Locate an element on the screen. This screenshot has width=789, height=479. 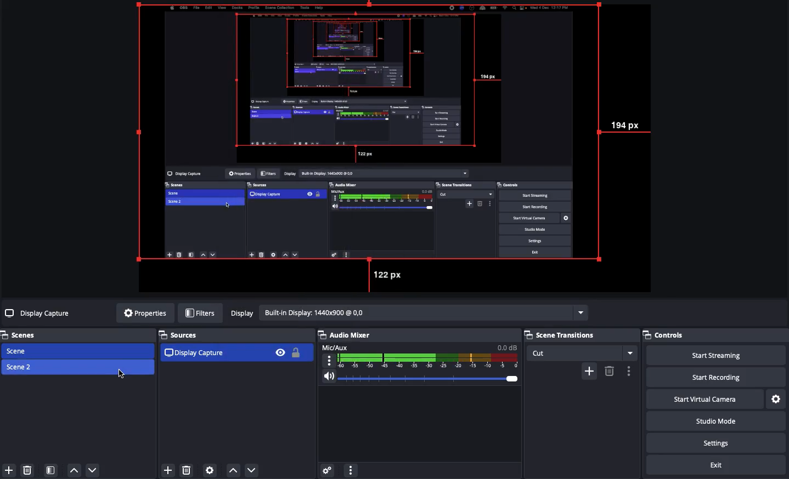
next is located at coordinates (255, 470).